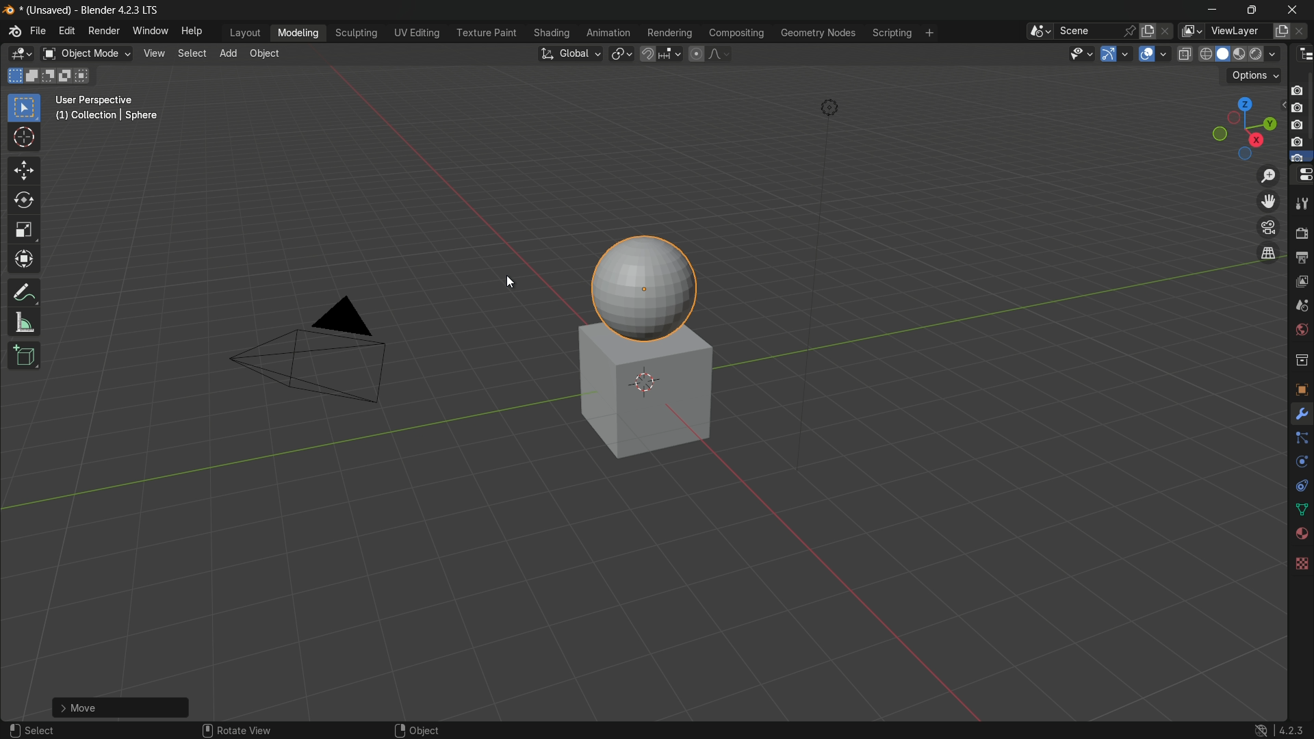 This screenshot has width=1314, height=739. What do you see at coordinates (660, 53) in the screenshot?
I see `snap` at bounding box center [660, 53].